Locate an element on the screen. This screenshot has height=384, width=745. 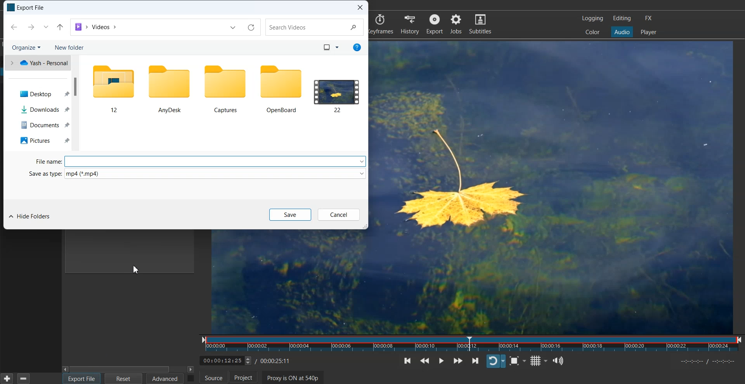
New folder is located at coordinates (76, 47).